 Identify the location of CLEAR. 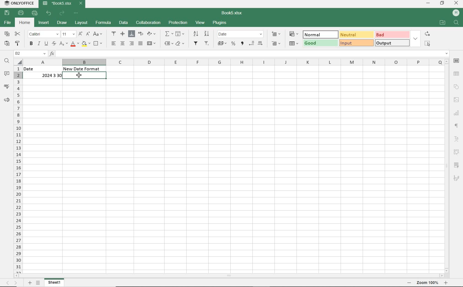
(180, 43).